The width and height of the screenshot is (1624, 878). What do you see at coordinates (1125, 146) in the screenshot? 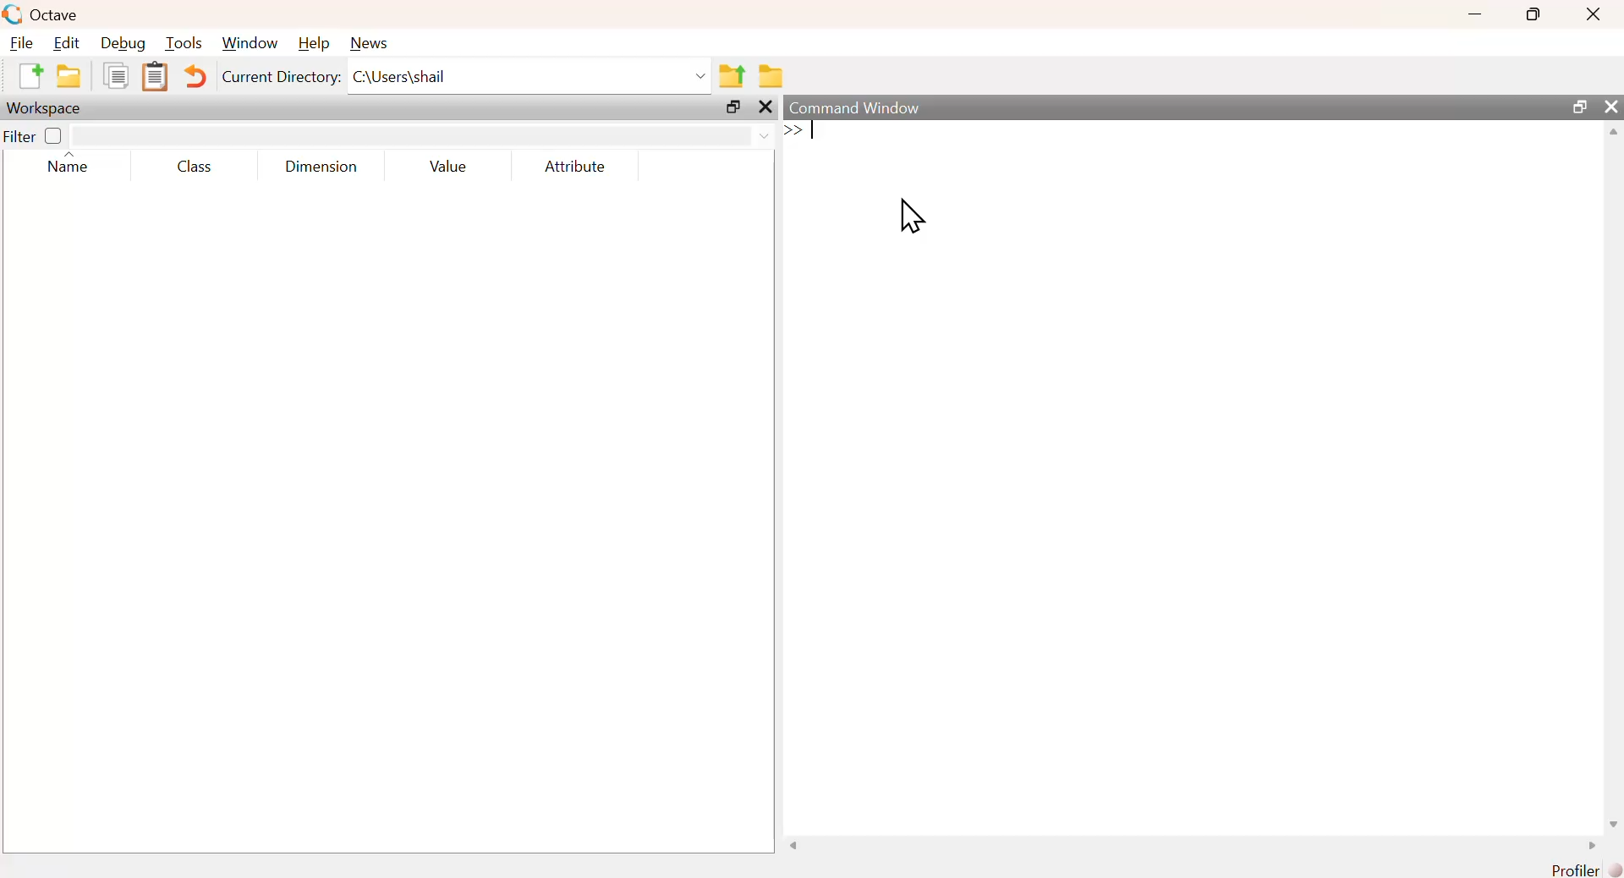
I see `command` at bounding box center [1125, 146].